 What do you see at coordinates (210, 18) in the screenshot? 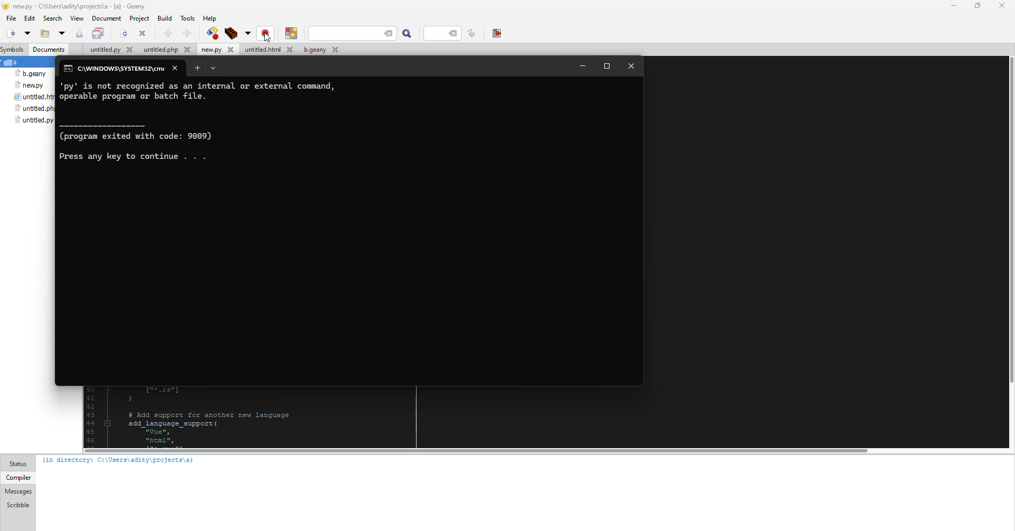
I see `help` at bounding box center [210, 18].